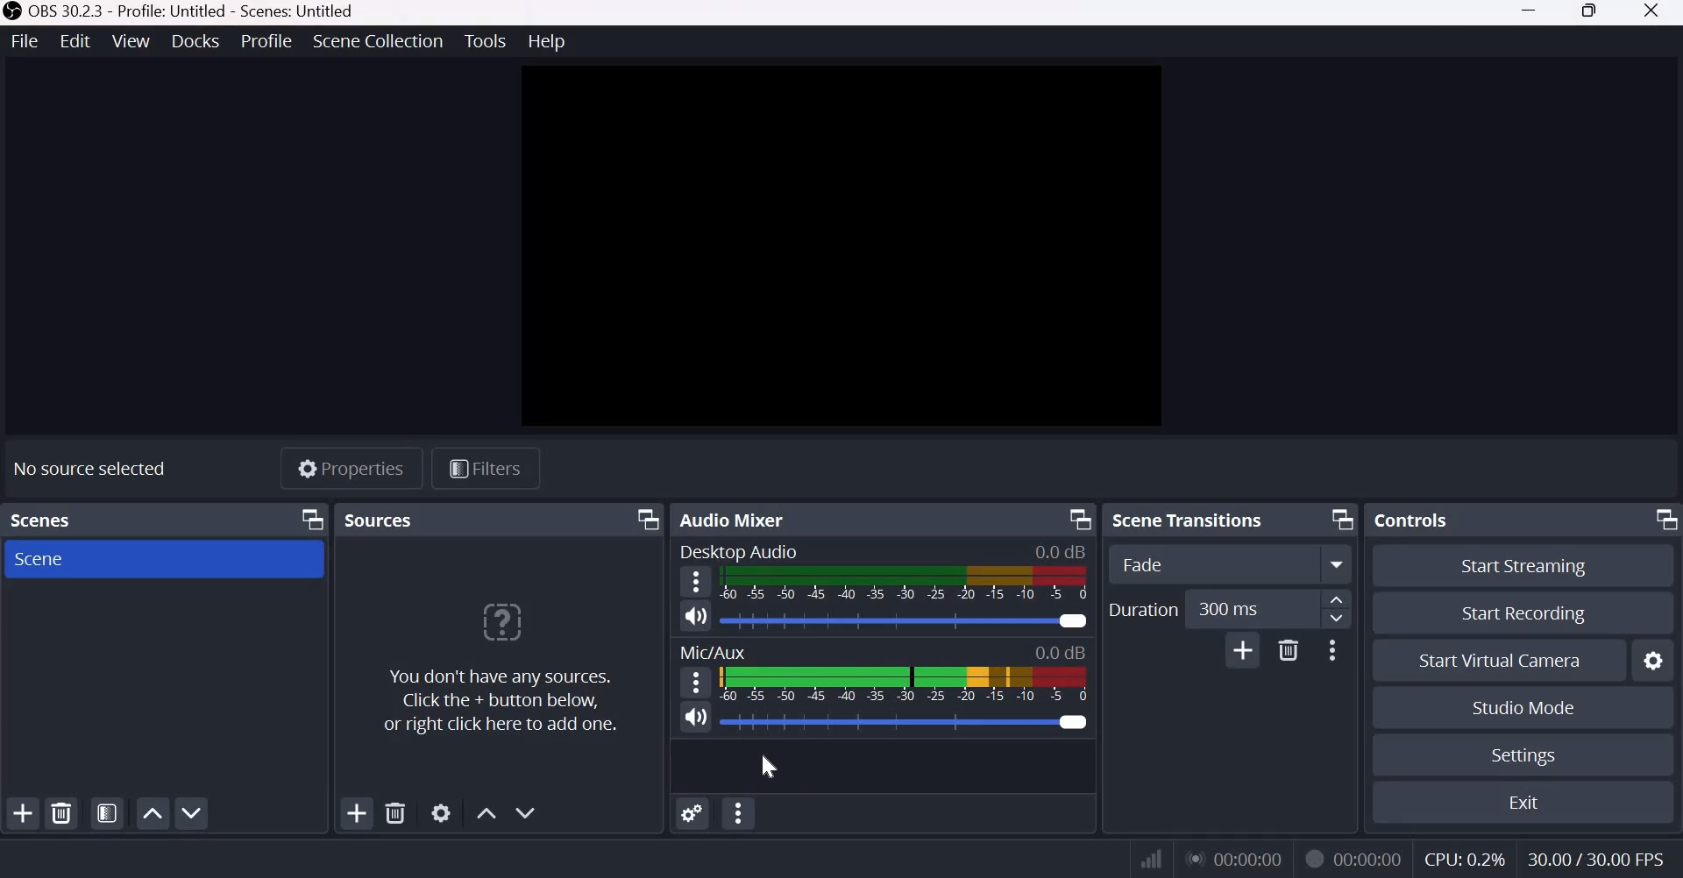 The height and width of the screenshot is (878, 1683). Describe the element at coordinates (1370, 857) in the screenshot. I see `Recording Timer` at that location.